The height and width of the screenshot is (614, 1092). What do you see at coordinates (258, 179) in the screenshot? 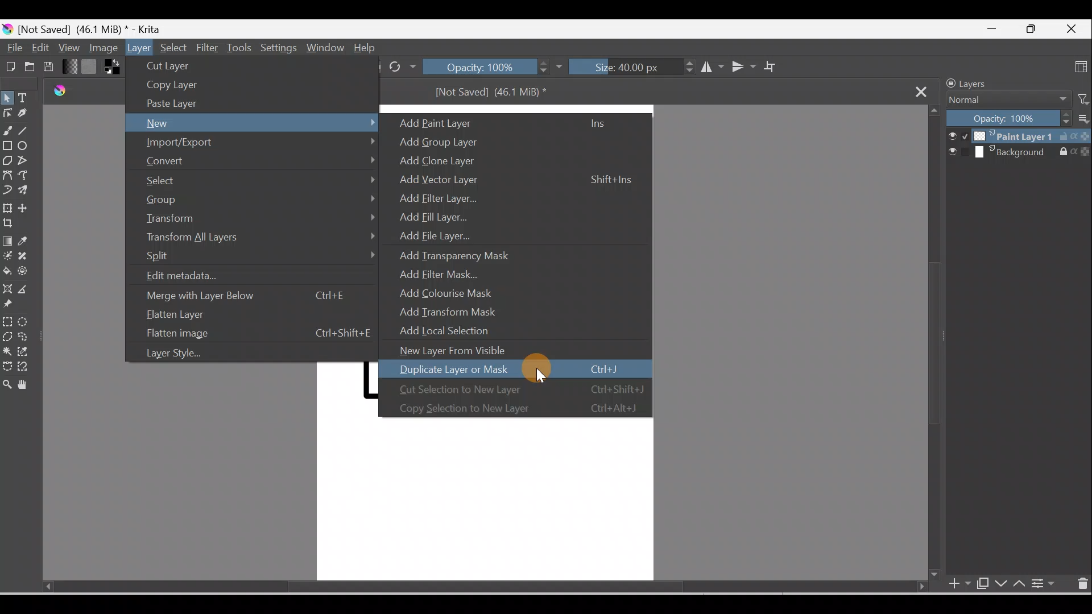
I see `Select` at bounding box center [258, 179].